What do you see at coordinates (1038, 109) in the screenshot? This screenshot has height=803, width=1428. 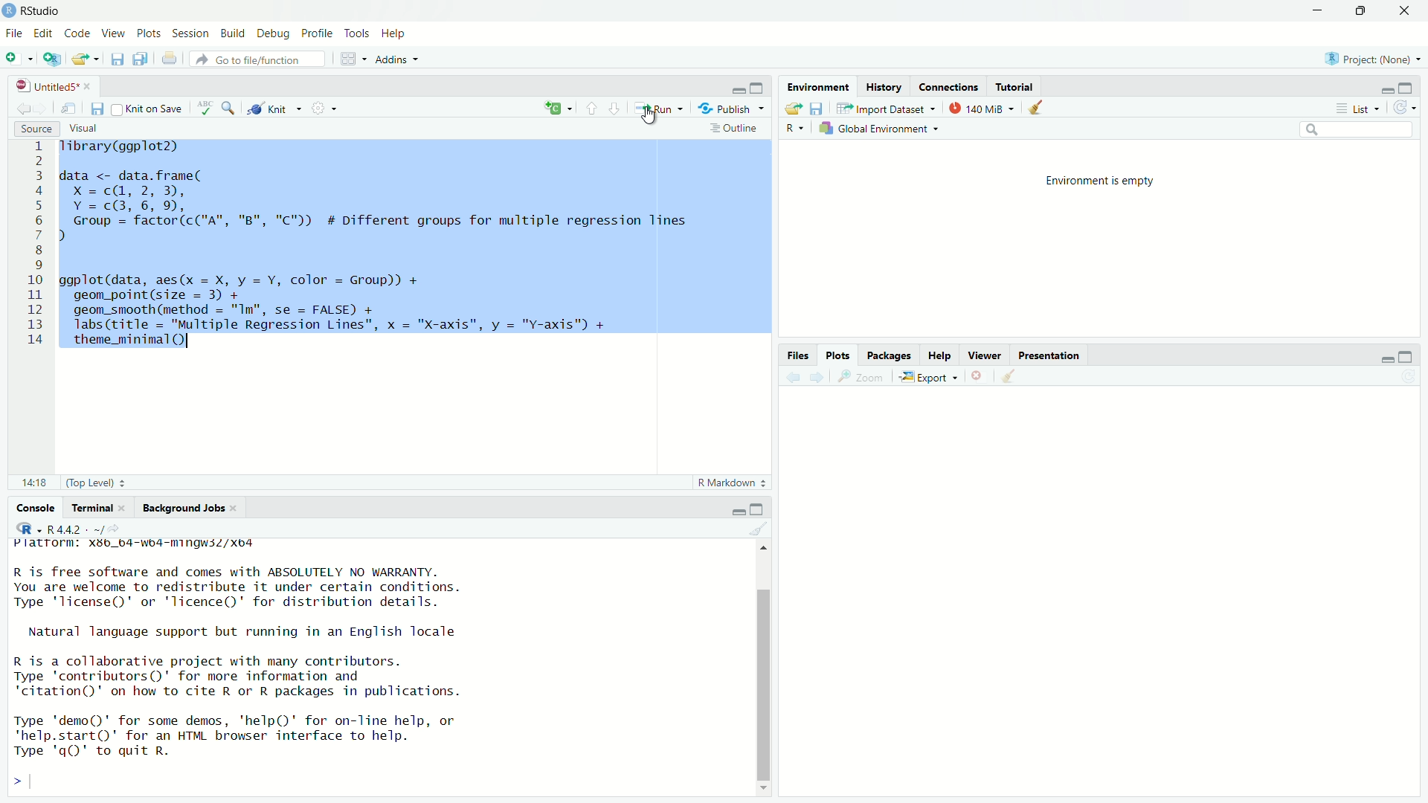 I see `clear` at bounding box center [1038, 109].